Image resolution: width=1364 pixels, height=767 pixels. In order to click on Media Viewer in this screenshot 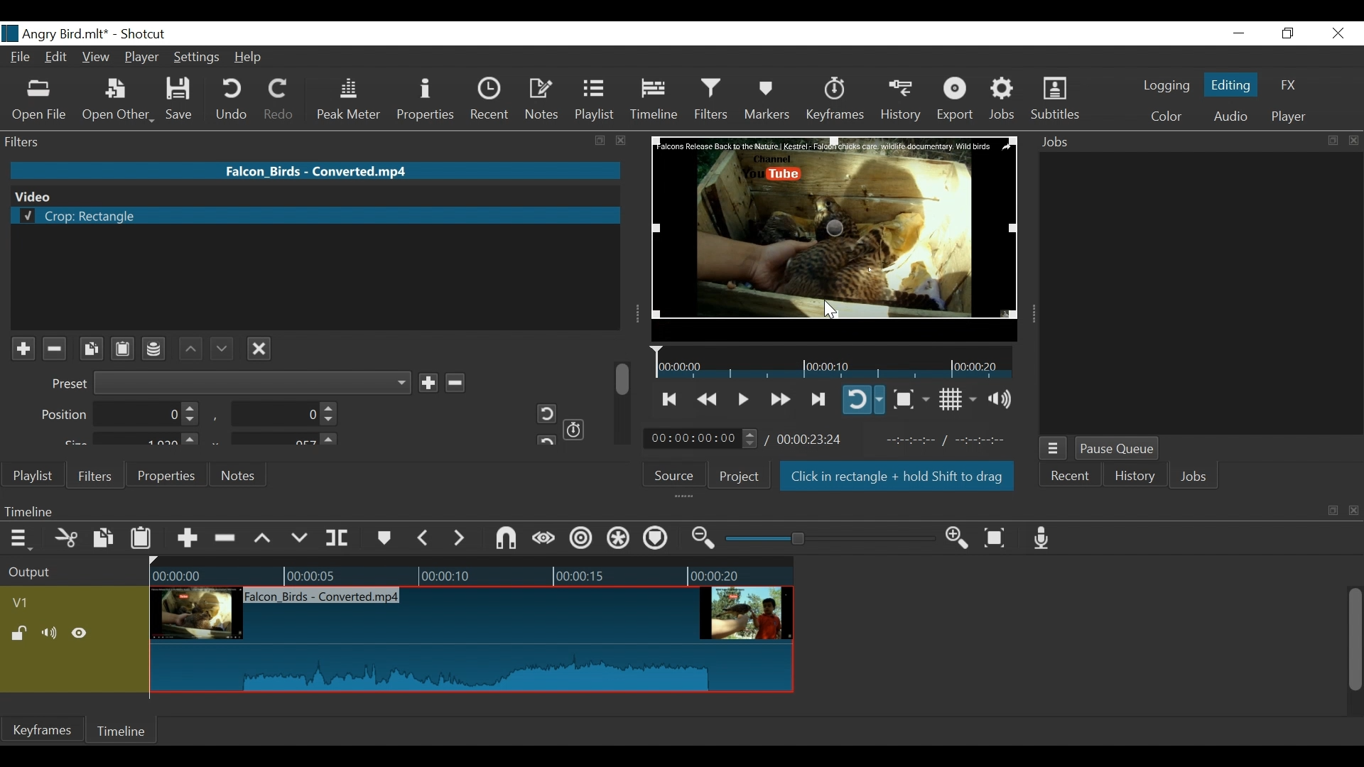, I will do `click(835, 238)`.